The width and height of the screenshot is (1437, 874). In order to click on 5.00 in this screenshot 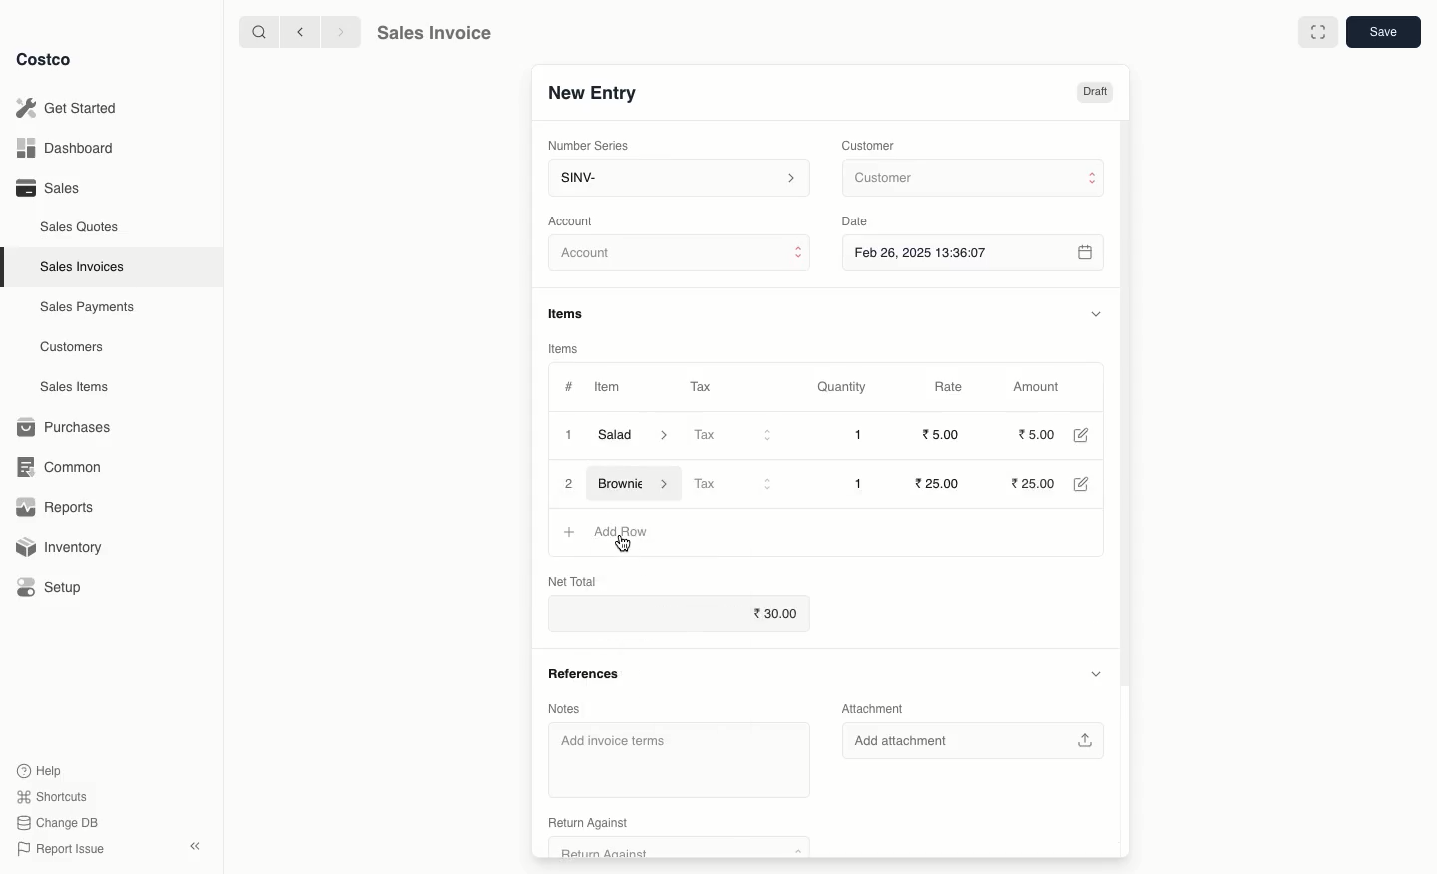, I will do `click(1037, 434)`.